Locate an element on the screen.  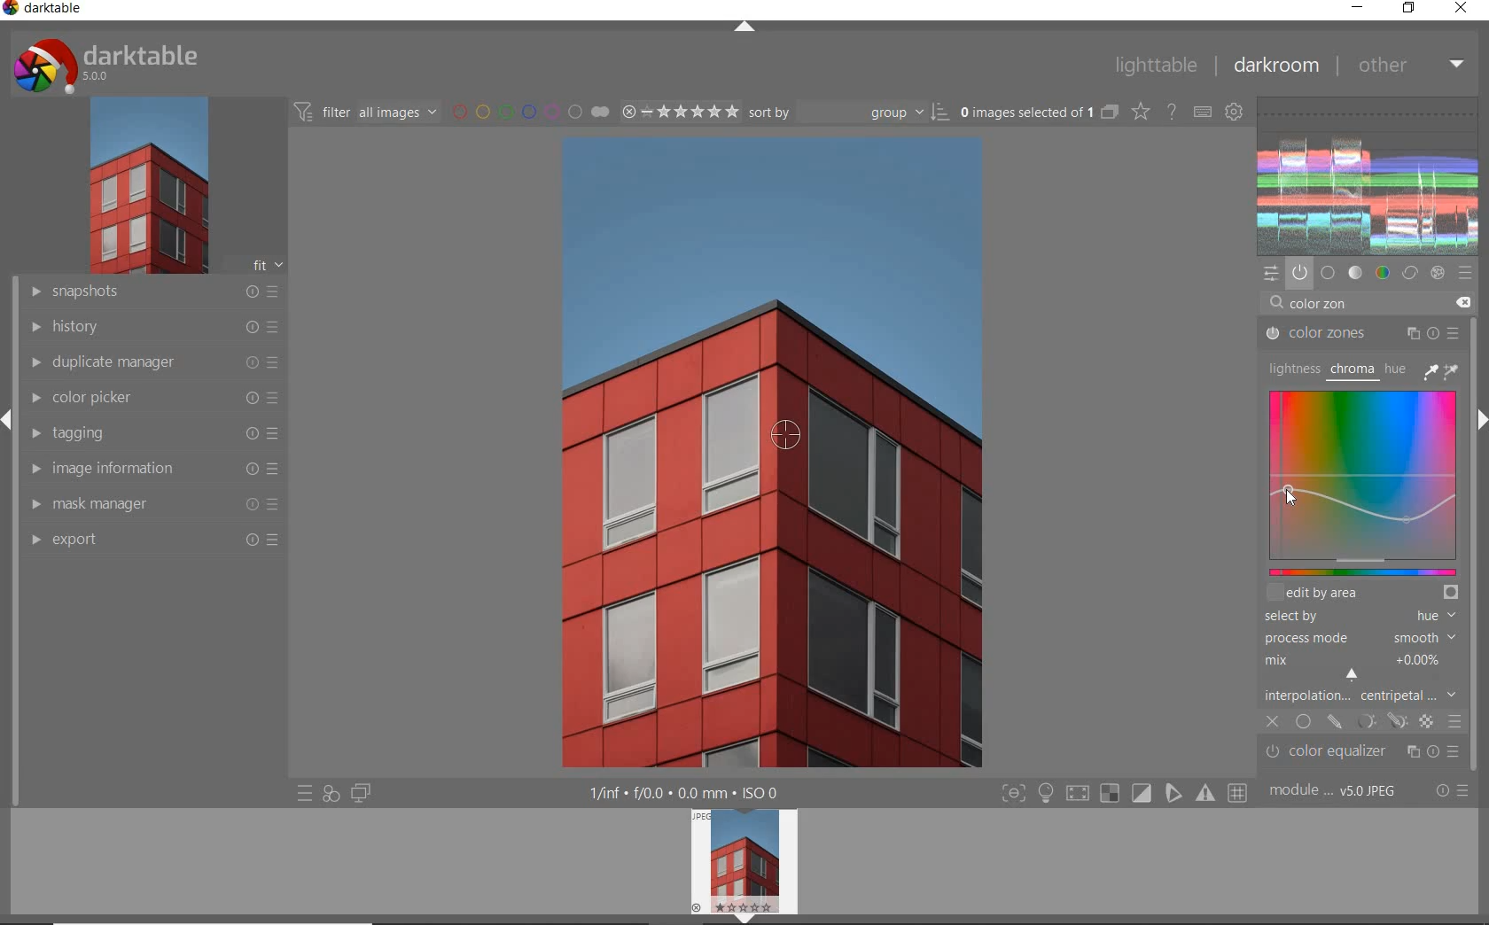
base is located at coordinates (1328, 271).